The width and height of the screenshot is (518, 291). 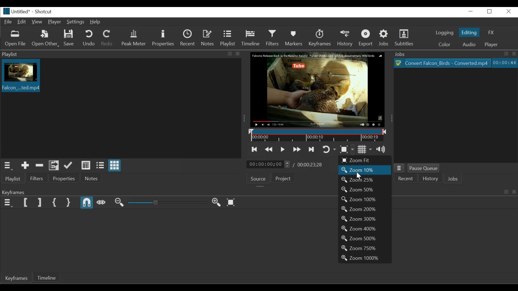 I want to click on Und, so click(x=89, y=38).